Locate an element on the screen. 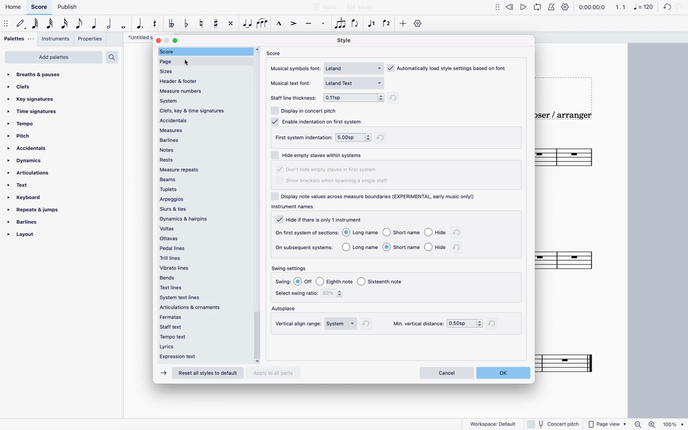 Image resolution: width=688 pixels, height=430 pixels. accidentals is located at coordinates (27, 149).